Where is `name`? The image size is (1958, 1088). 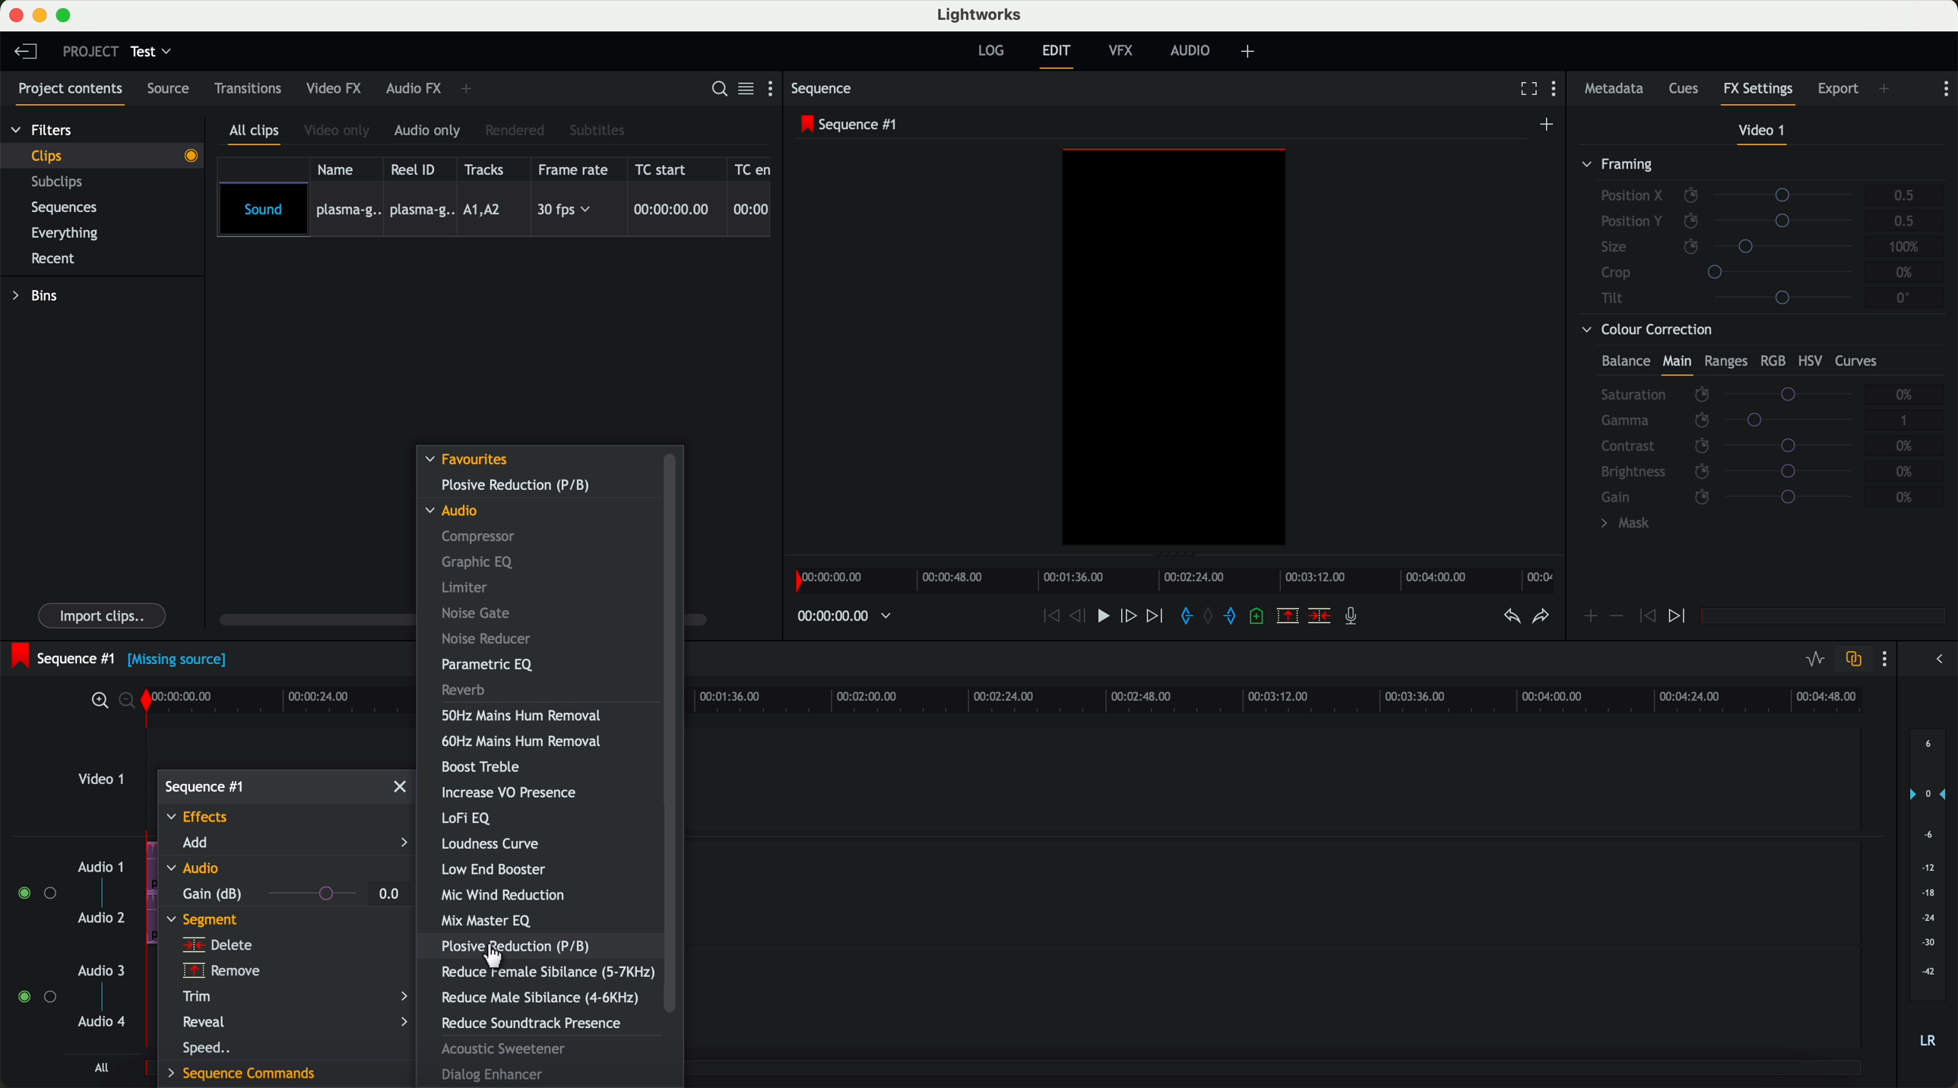
name is located at coordinates (340, 169).